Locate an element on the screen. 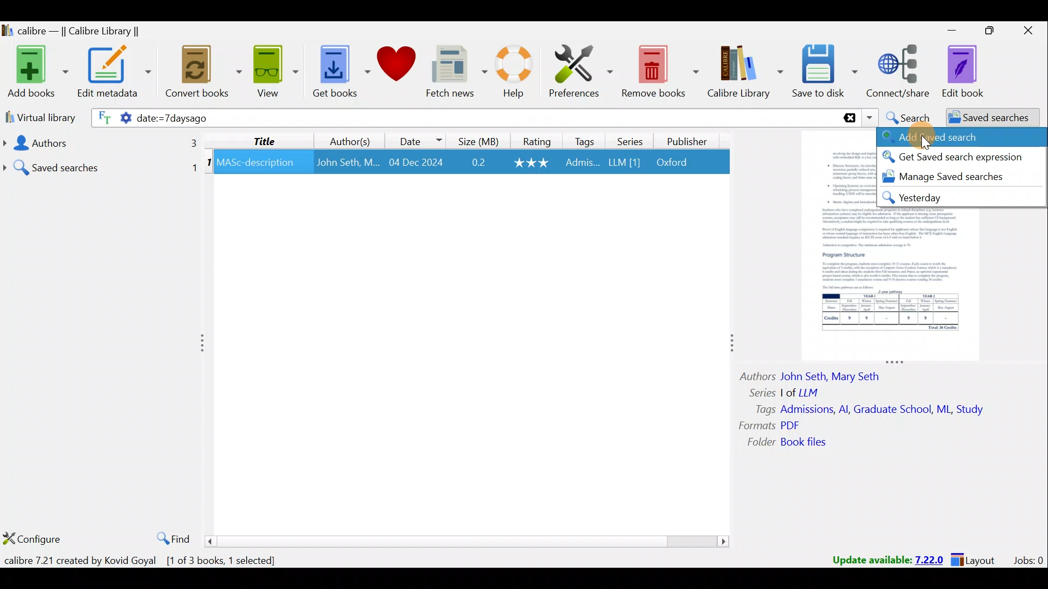  Series | of LLM is located at coordinates (789, 392).